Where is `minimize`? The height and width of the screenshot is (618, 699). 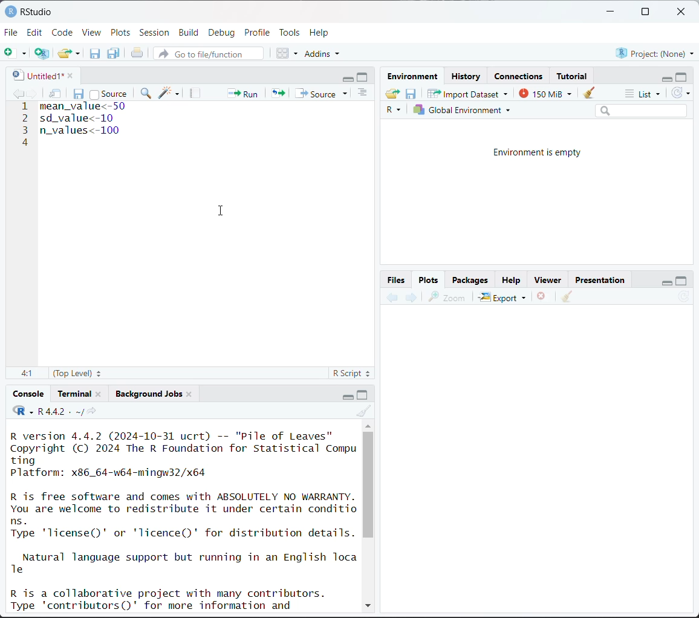
minimize is located at coordinates (345, 395).